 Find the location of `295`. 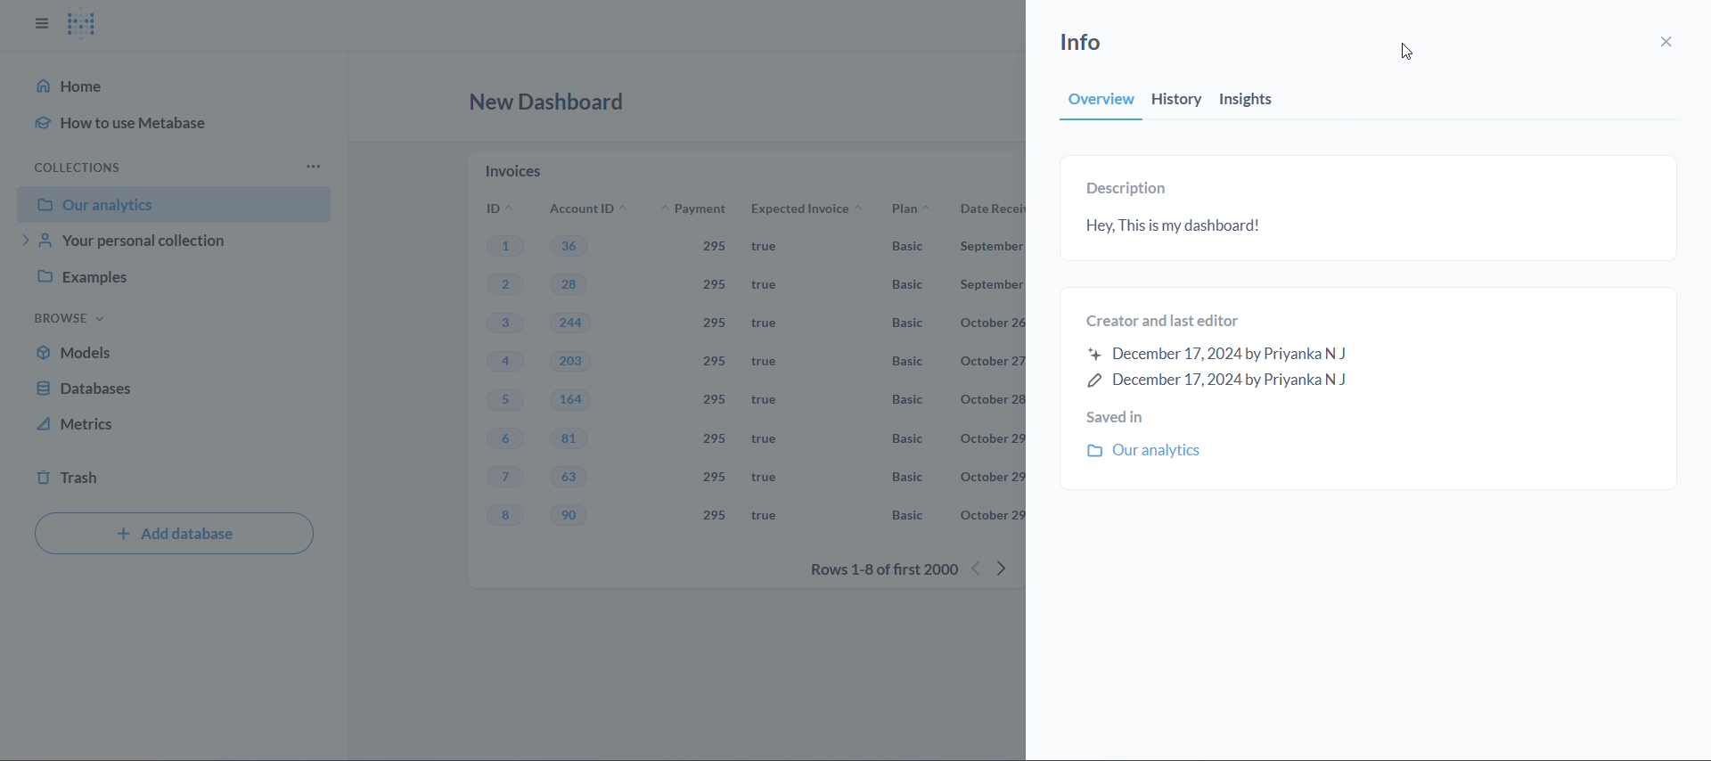

295 is located at coordinates (715, 363).